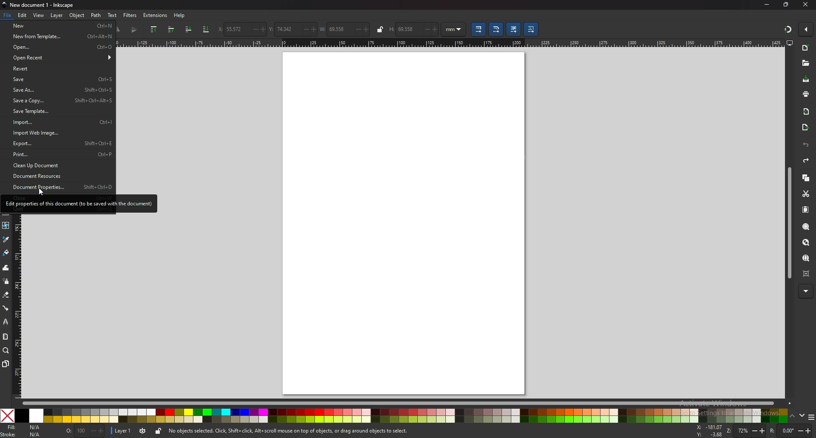  What do you see at coordinates (807, 112) in the screenshot?
I see `import` at bounding box center [807, 112].